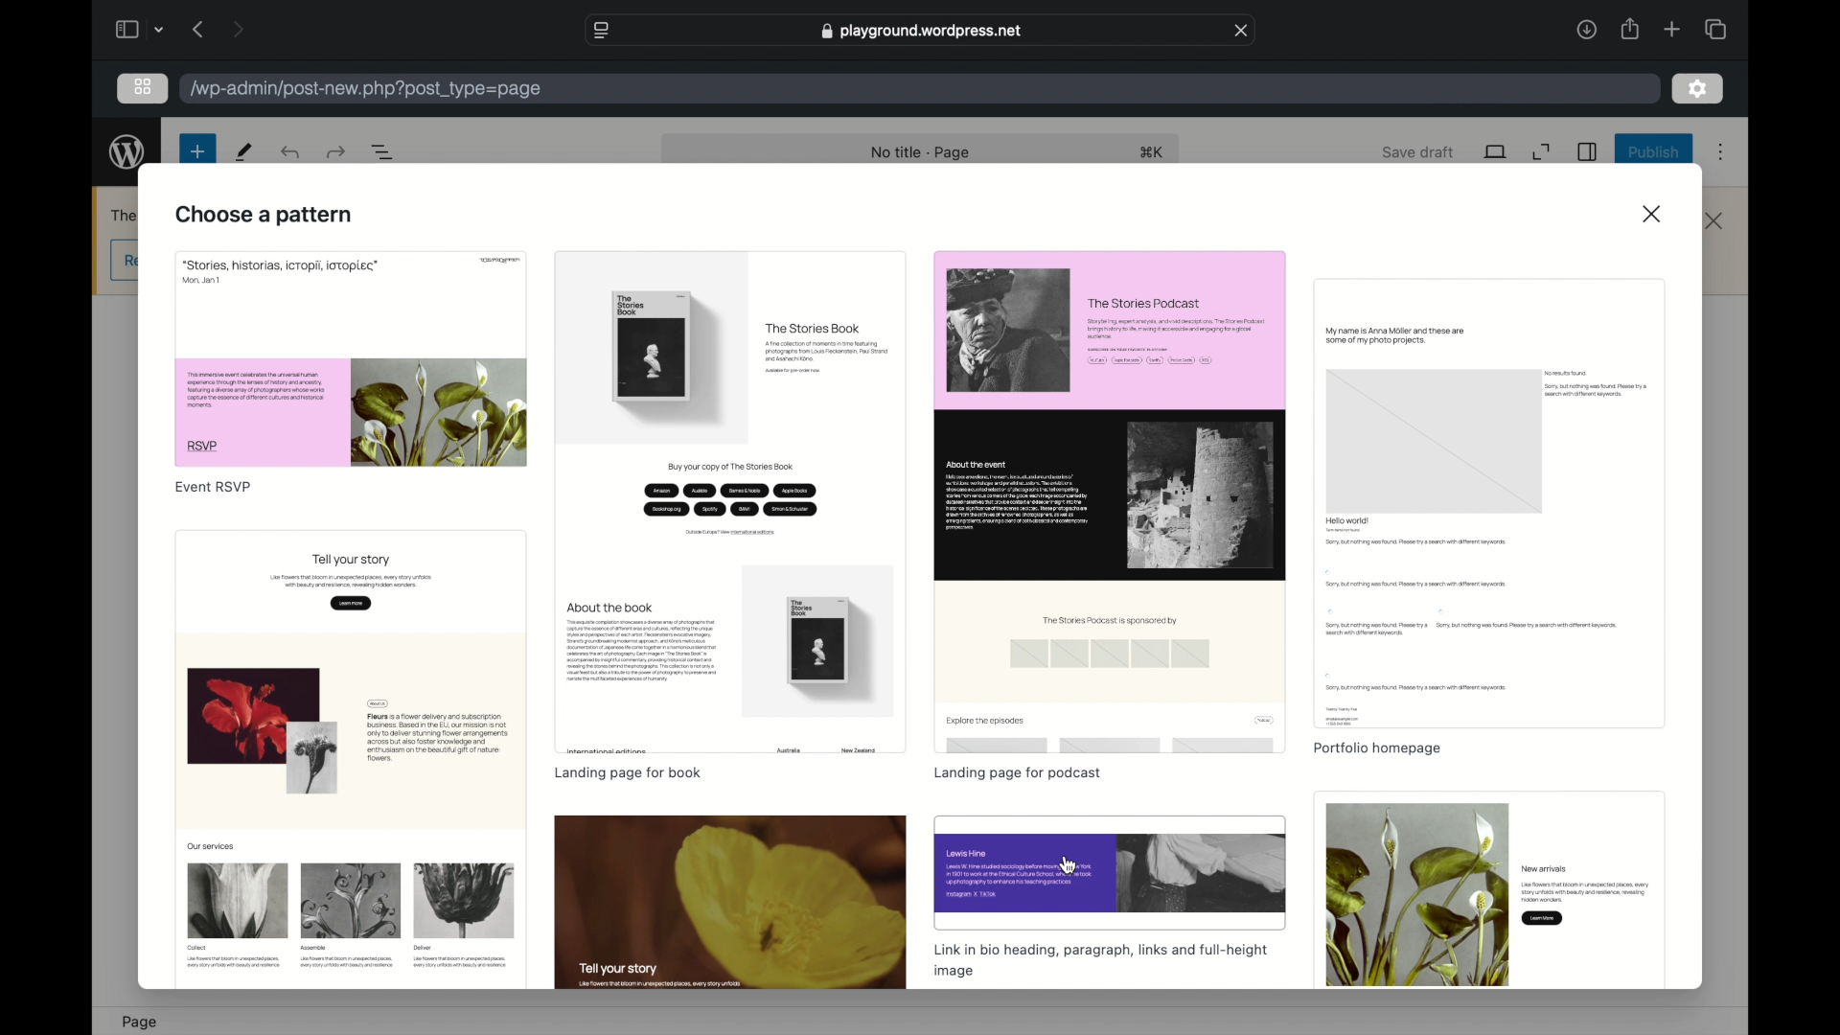 This screenshot has height=1035, width=1840. Describe the element at coordinates (1586, 151) in the screenshot. I see `settings` at that location.